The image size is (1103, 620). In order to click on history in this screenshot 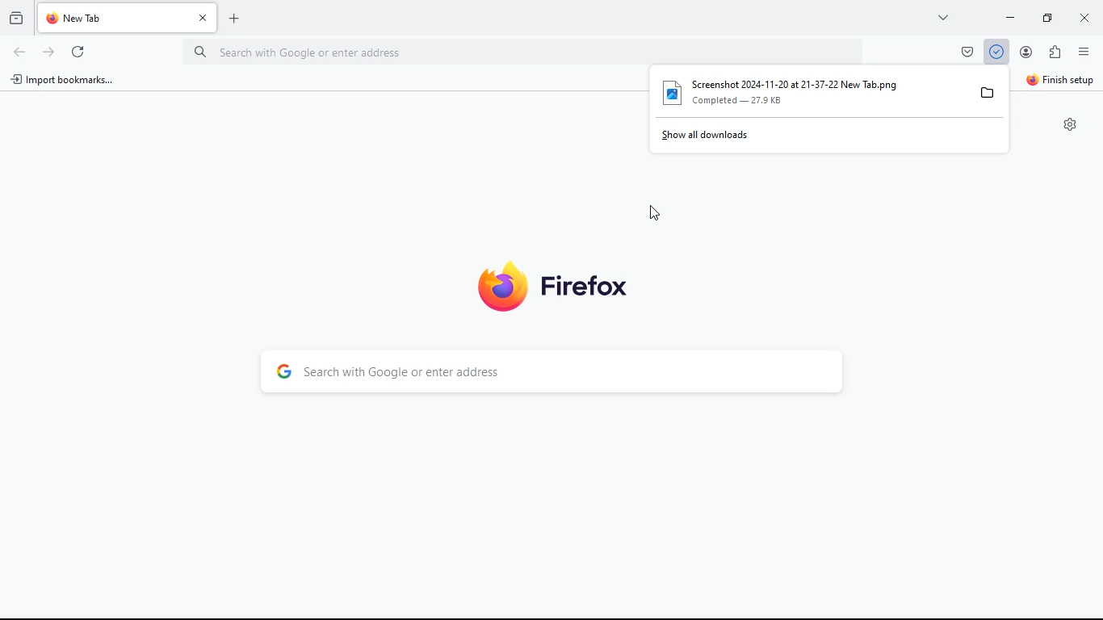, I will do `click(15, 16)`.